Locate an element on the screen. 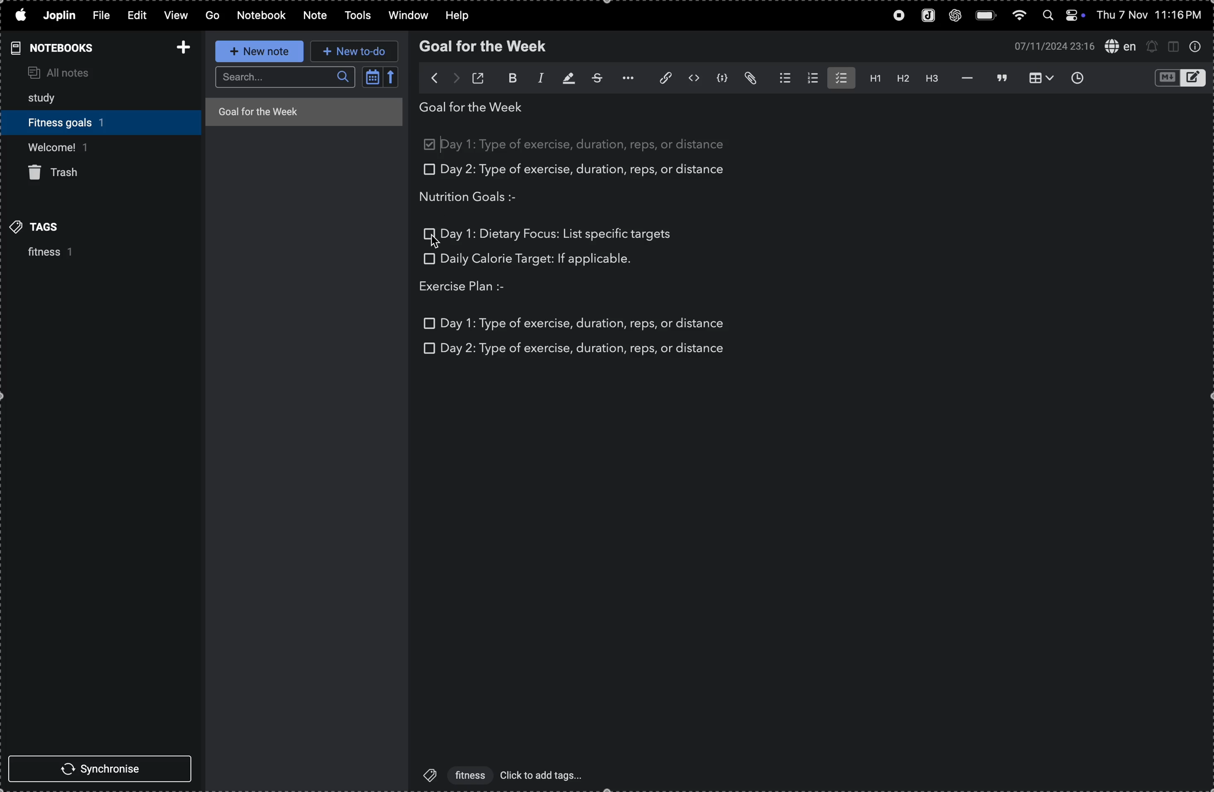 This screenshot has height=792, width=1214. record is located at coordinates (893, 16).